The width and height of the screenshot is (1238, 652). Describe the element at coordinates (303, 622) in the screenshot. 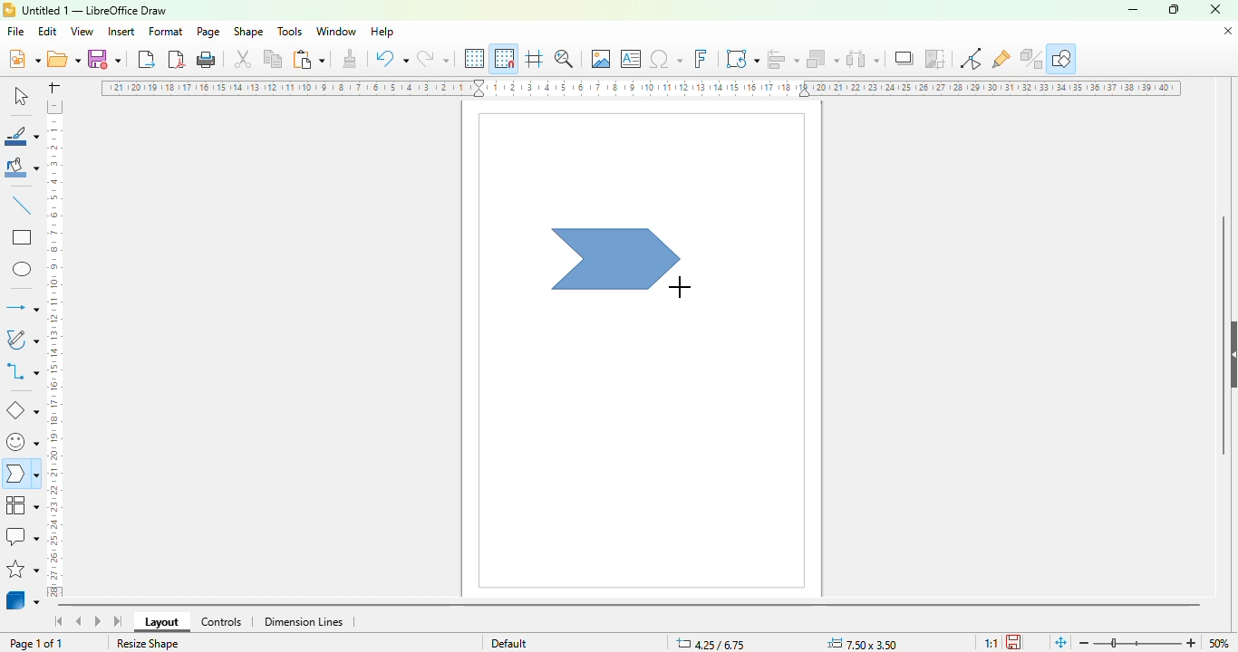

I see `dimension lines` at that location.